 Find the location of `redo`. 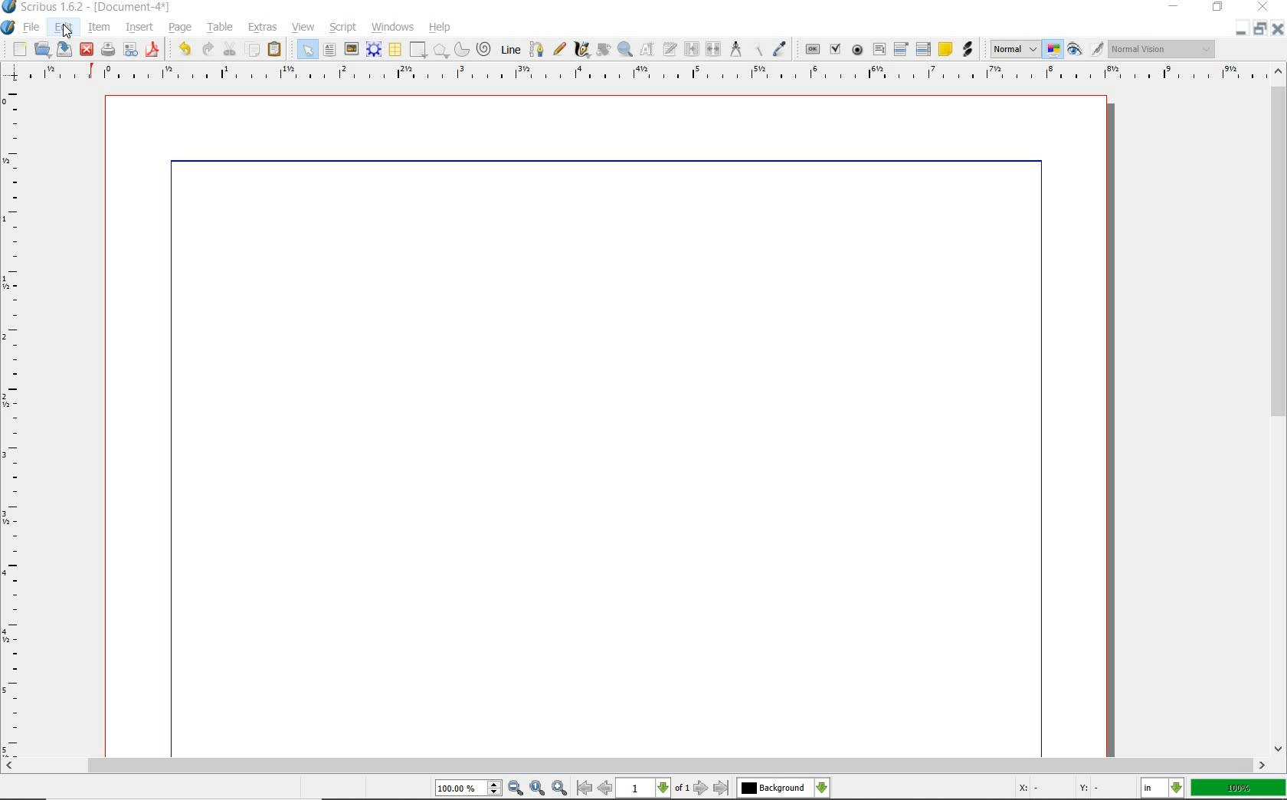

redo is located at coordinates (207, 48).